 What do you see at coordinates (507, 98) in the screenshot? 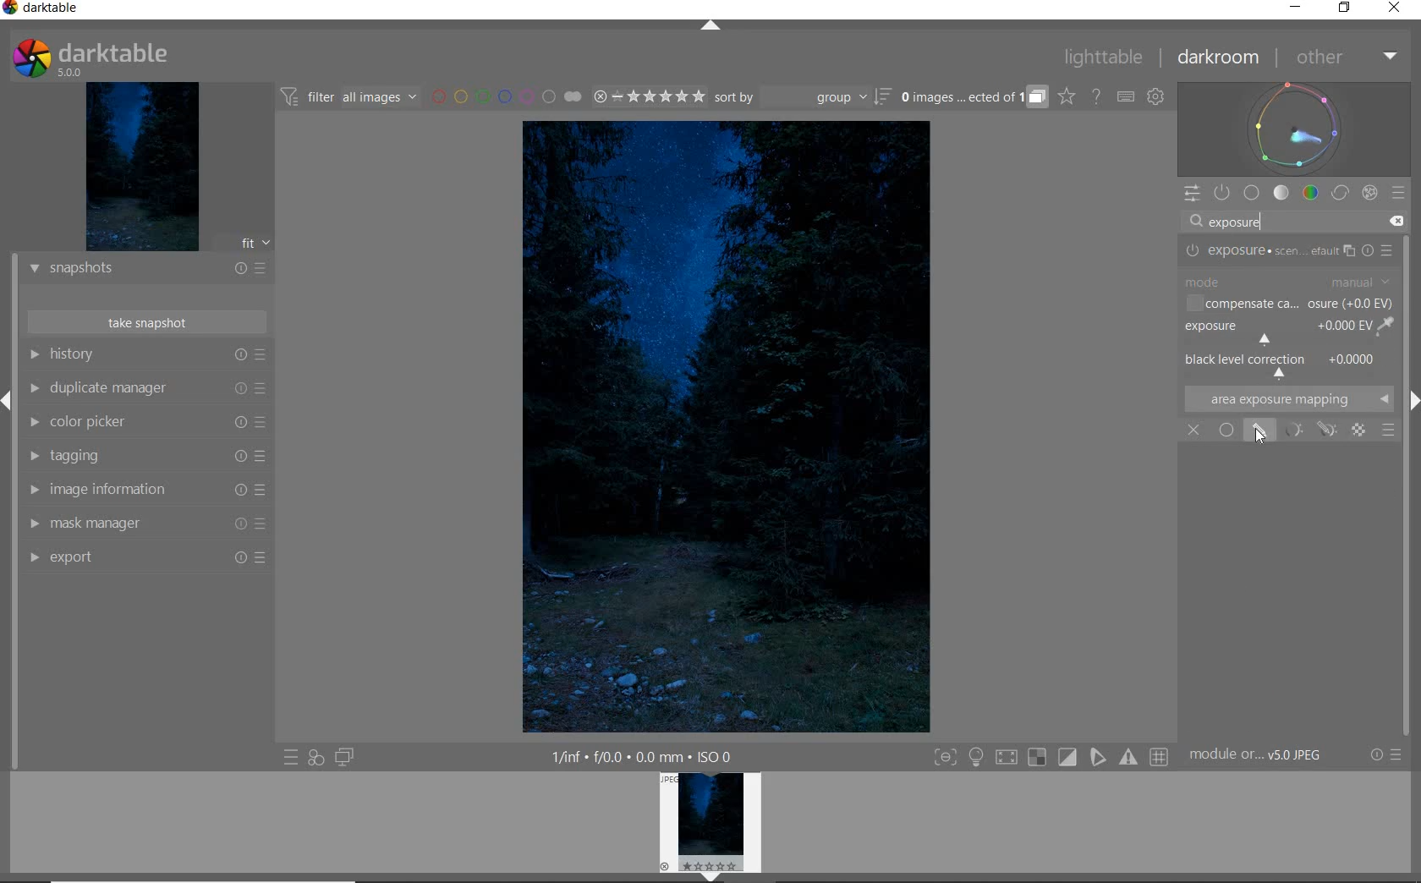
I see `FILTER BY IMAGE COLOR LABEL` at bounding box center [507, 98].